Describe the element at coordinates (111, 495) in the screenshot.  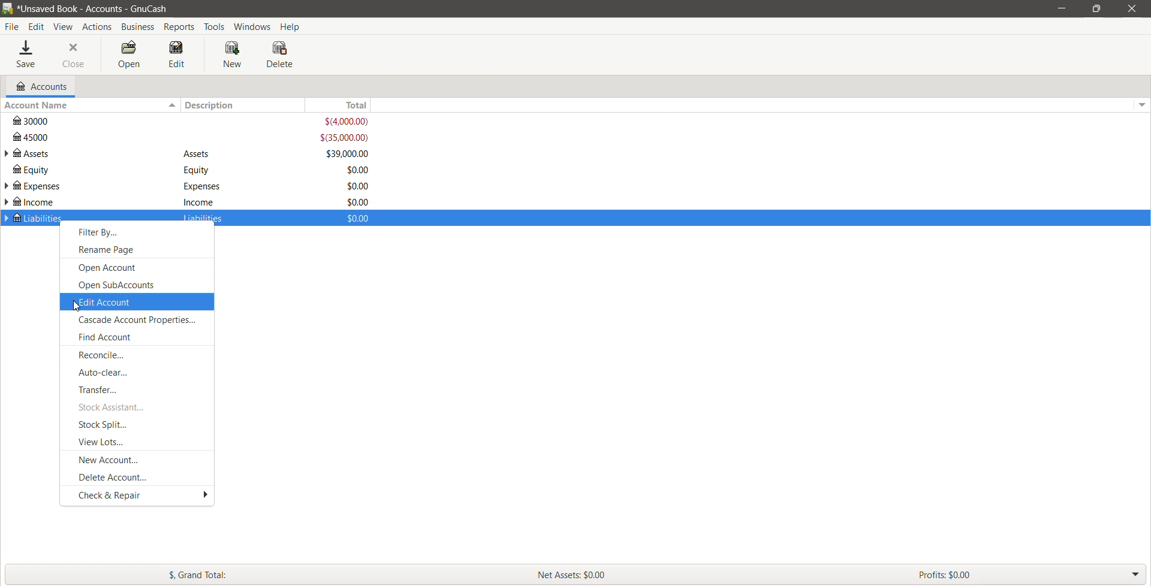
I see `Check and Repair` at that location.